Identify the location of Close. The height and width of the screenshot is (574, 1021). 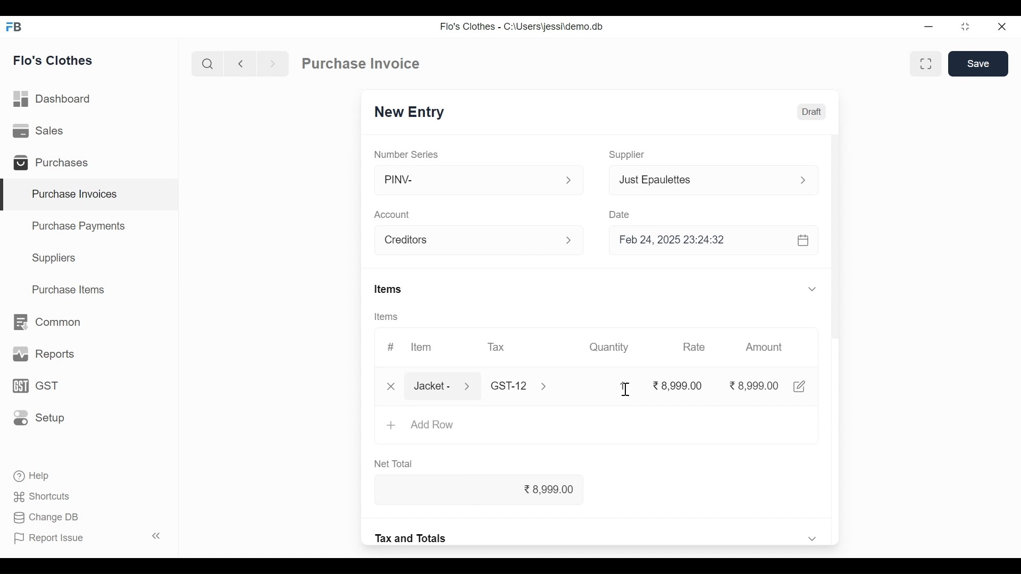
(1002, 27).